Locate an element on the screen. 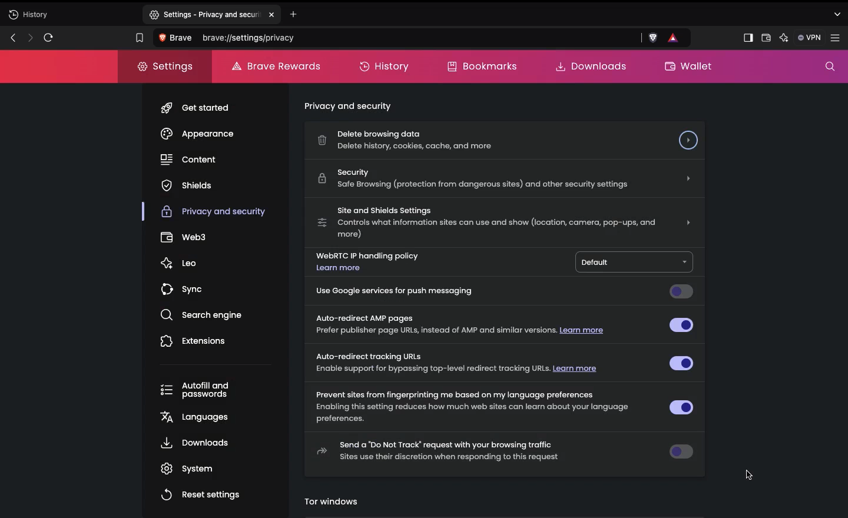  Use google services for push messaging is located at coordinates (504, 292).